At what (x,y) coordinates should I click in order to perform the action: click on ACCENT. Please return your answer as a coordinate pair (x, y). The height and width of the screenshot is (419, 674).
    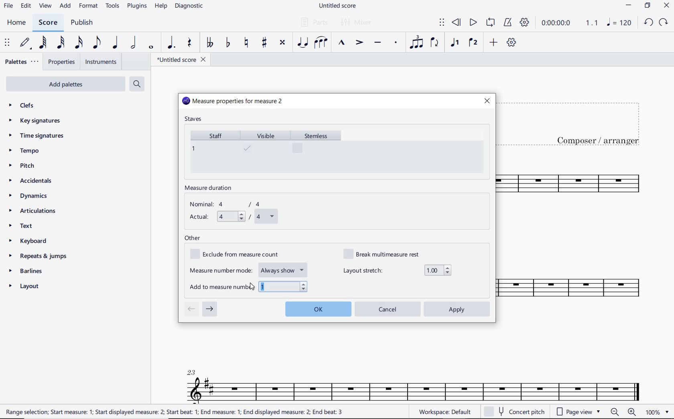
    Looking at the image, I should click on (359, 43).